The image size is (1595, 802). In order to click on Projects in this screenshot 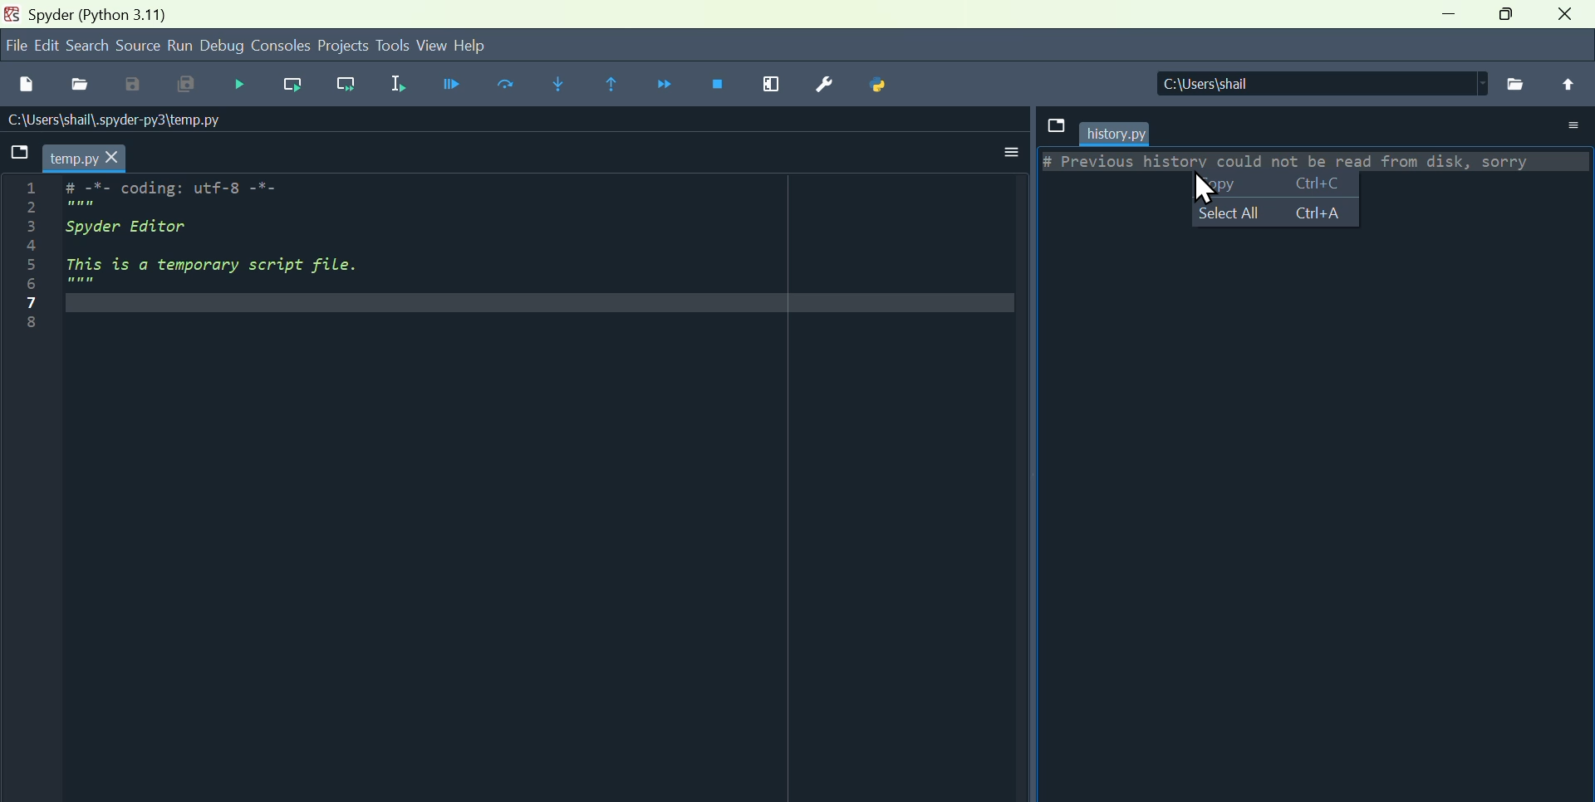, I will do `click(343, 46)`.